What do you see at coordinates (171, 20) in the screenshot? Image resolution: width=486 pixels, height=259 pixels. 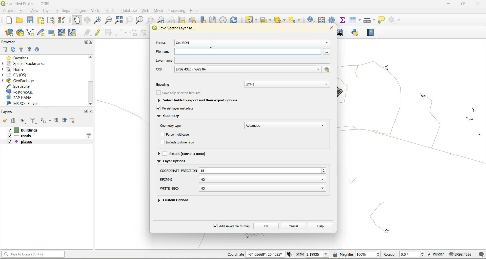 I see `zoom next` at bounding box center [171, 20].